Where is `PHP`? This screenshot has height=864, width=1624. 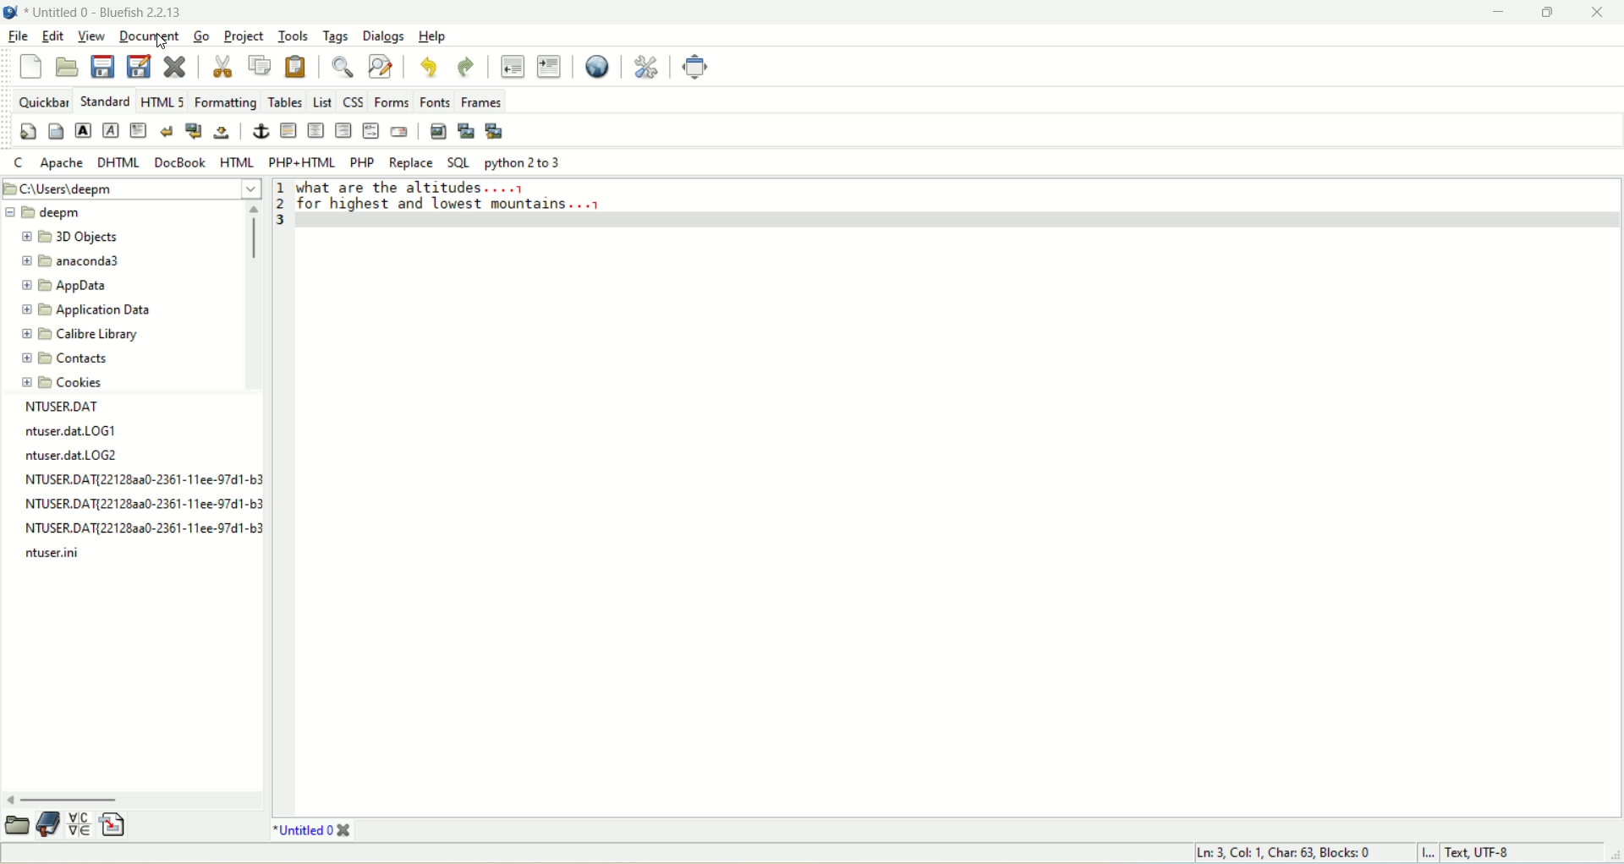 PHP is located at coordinates (361, 161).